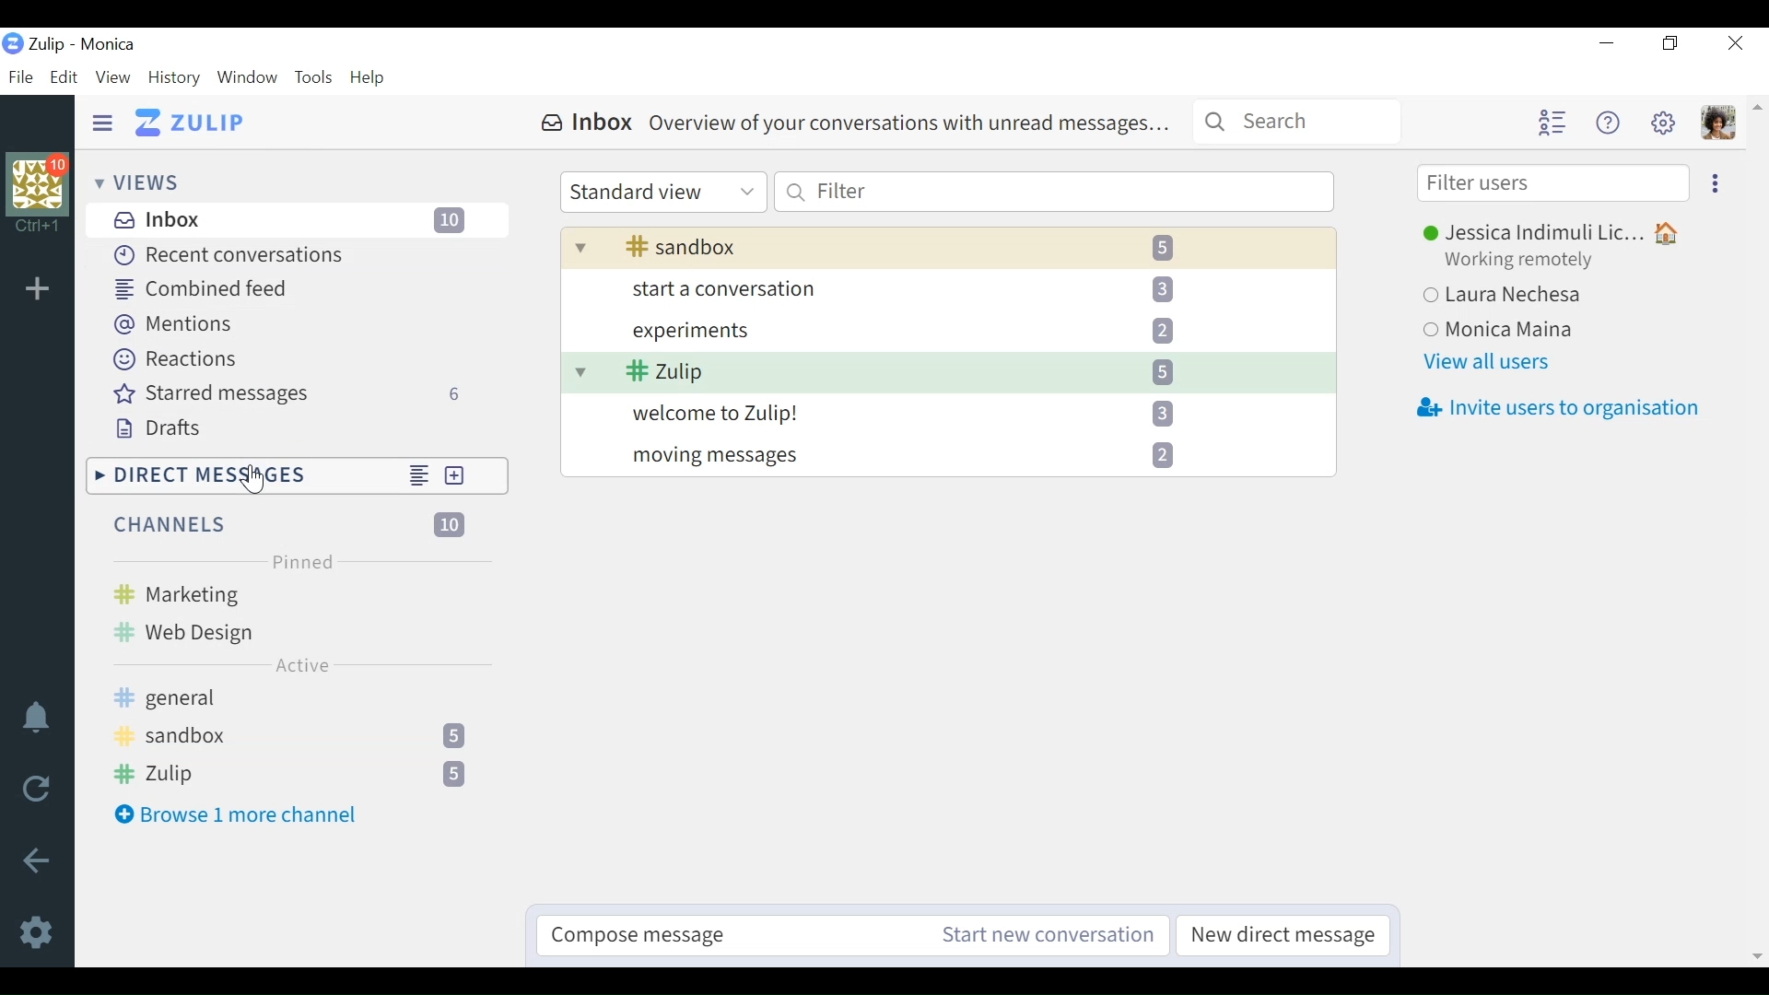  Describe the element at coordinates (312, 77) in the screenshot. I see `Tools` at that location.